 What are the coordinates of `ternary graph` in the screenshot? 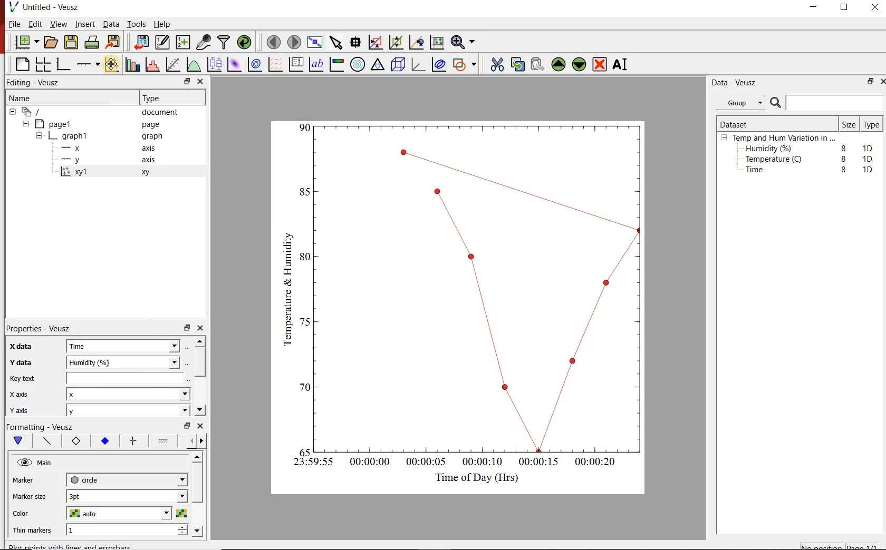 It's located at (379, 66).